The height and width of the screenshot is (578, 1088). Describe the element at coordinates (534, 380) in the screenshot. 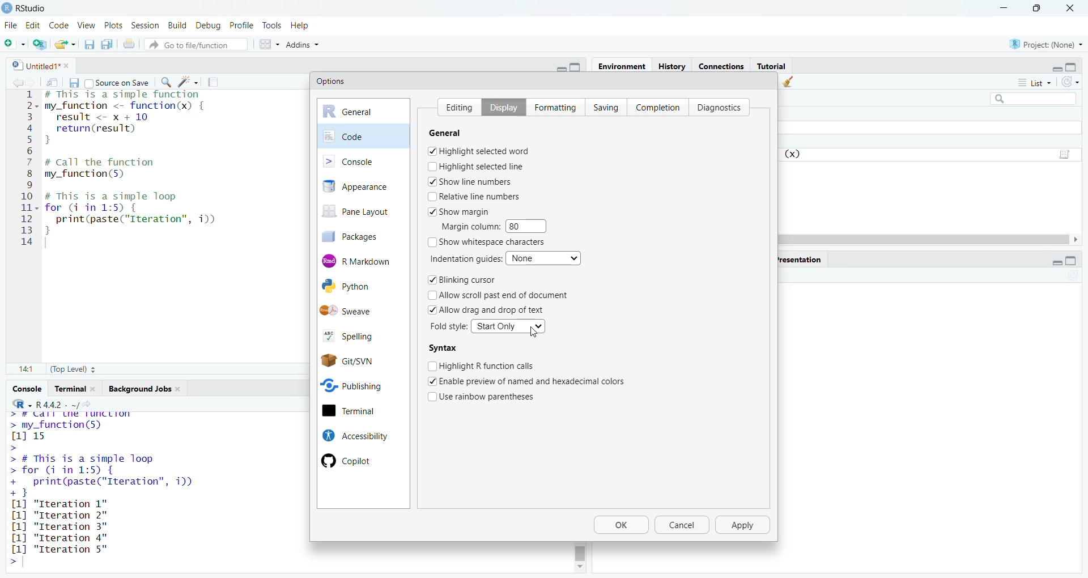

I see `enable preview of named and hexadecimal colors` at that location.